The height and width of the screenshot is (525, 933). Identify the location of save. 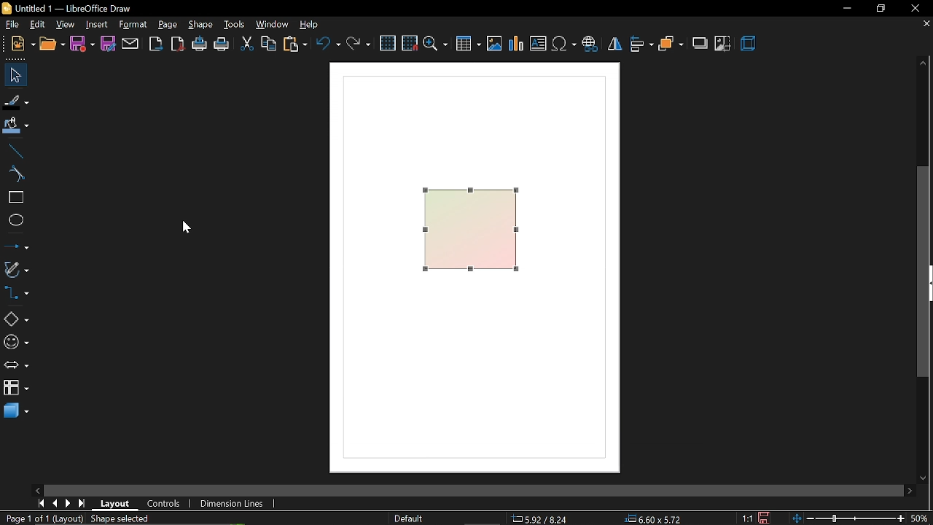
(762, 518).